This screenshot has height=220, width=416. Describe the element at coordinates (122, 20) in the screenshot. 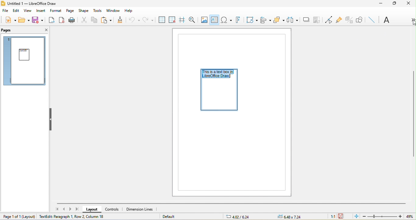

I see `clone formatting` at that location.